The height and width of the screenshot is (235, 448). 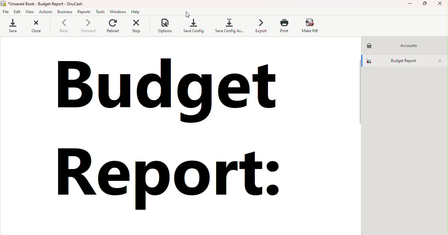 What do you see at coordinates (36, 27) in the screenshot?
I see `Close` at bounding box center [36, 27].